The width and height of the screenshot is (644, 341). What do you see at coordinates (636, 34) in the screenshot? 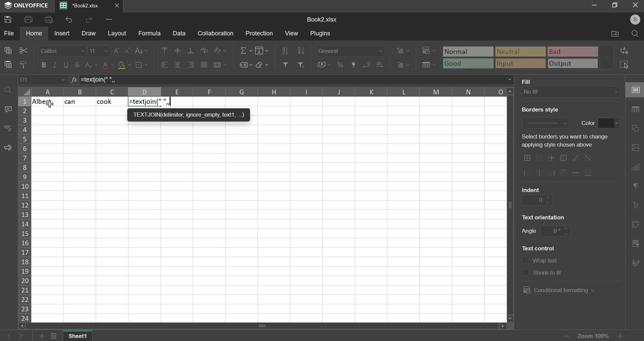
I see `search` at bounding box center [636, 34].